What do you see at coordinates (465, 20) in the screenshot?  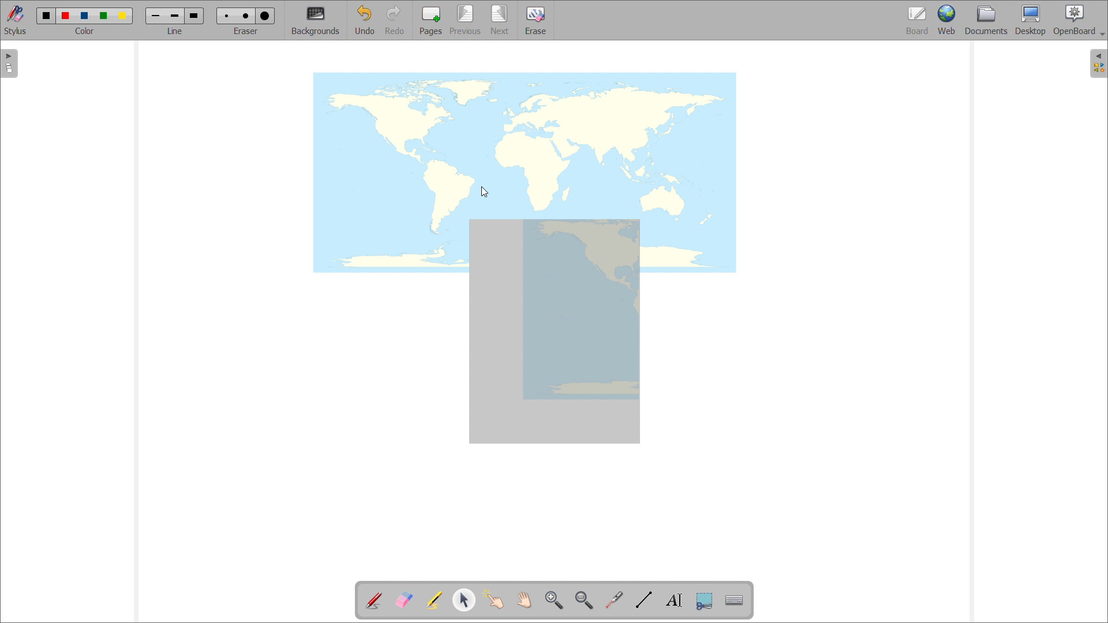 I see `previous page` at bounding box center [465, 20].